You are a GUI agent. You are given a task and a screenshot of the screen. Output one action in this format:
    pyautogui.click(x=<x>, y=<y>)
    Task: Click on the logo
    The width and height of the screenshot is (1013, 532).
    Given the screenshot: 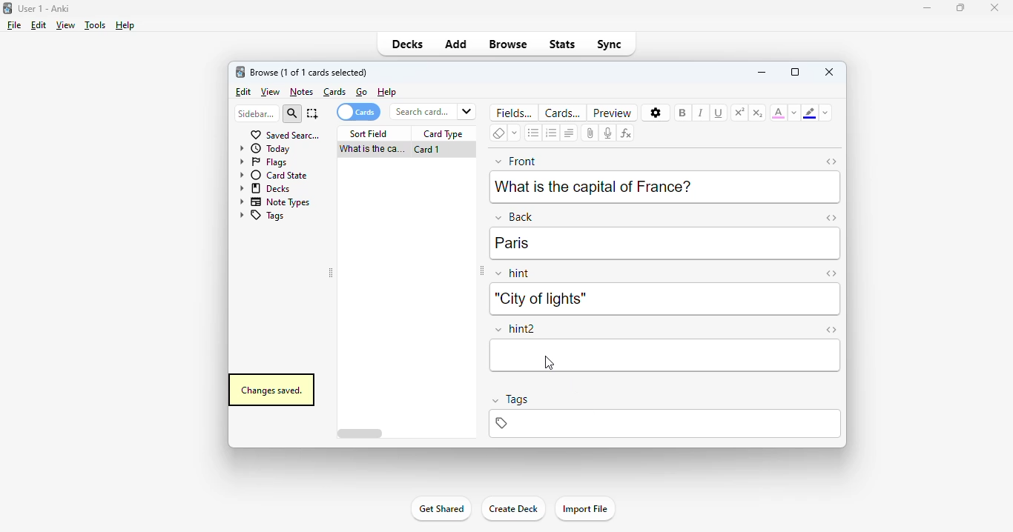 What is the action you would take?
    pyautogui.click(x=7, y=7)
    